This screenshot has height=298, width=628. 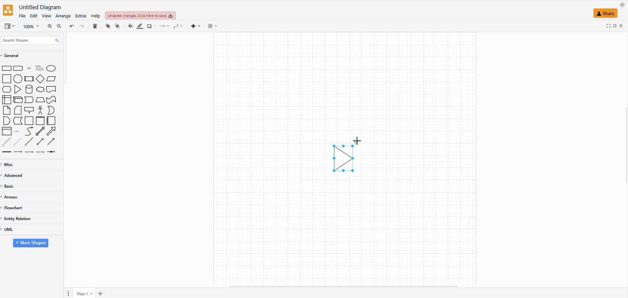 What do you see at coordinates (31, 244) in the screenshot?
I see `more shapes` at bounding box center [31, 244].